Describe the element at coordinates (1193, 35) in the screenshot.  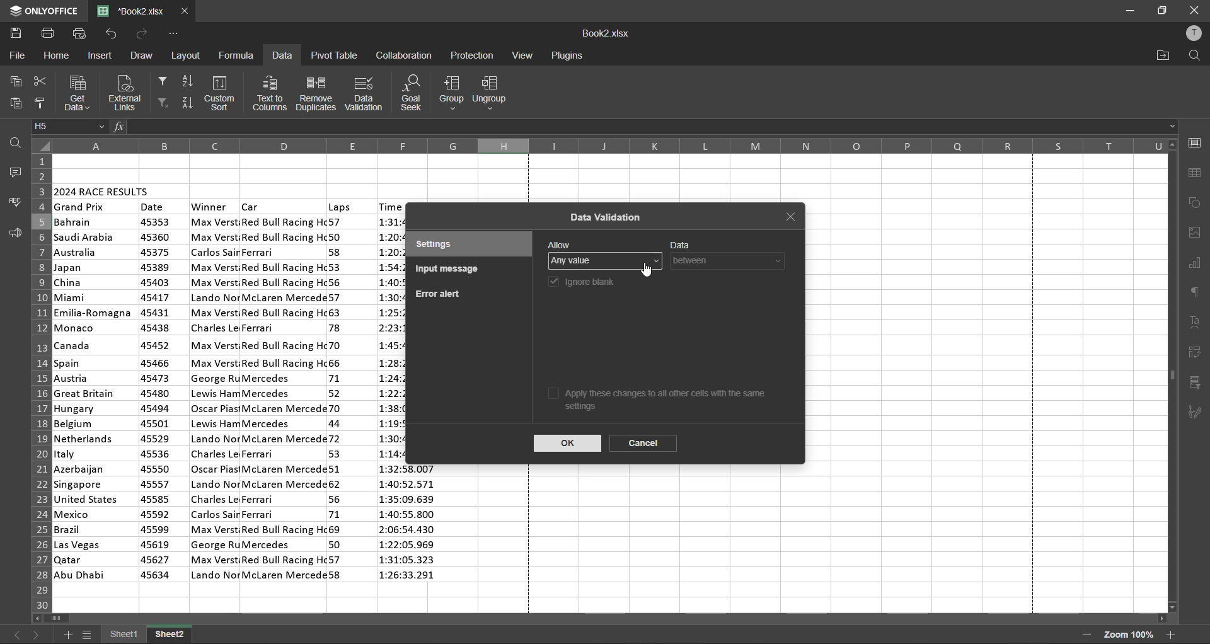
I see `profile` at that location.